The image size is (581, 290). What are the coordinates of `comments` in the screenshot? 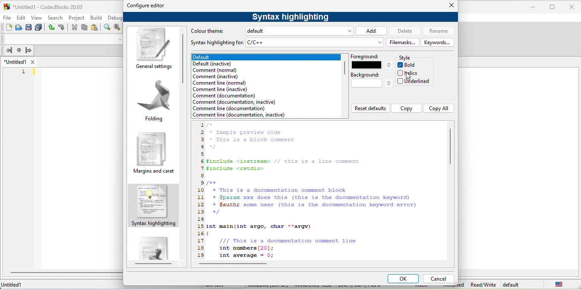 It's located at (312, 198).